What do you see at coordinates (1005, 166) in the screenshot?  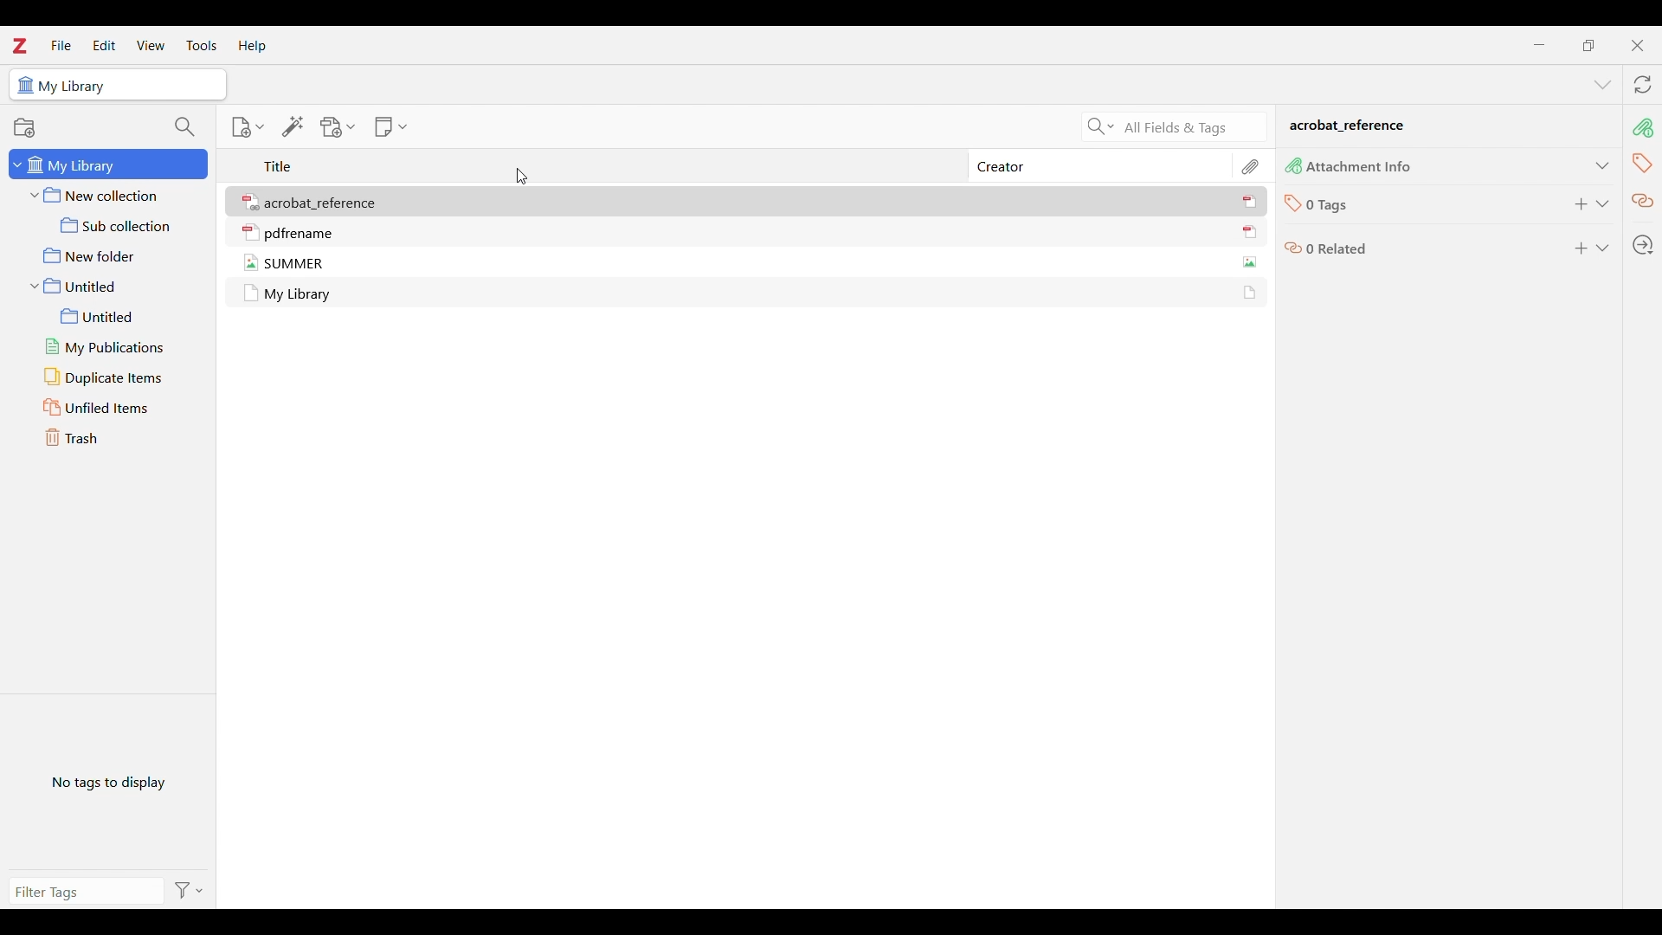 I see `Creator column` at bounding box center [1005, 166].